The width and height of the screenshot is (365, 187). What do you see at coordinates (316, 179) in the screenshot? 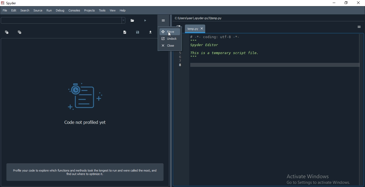
I see `Activate Windows
Go to Settings to activate Windows.` at bounding box center [316, 179].